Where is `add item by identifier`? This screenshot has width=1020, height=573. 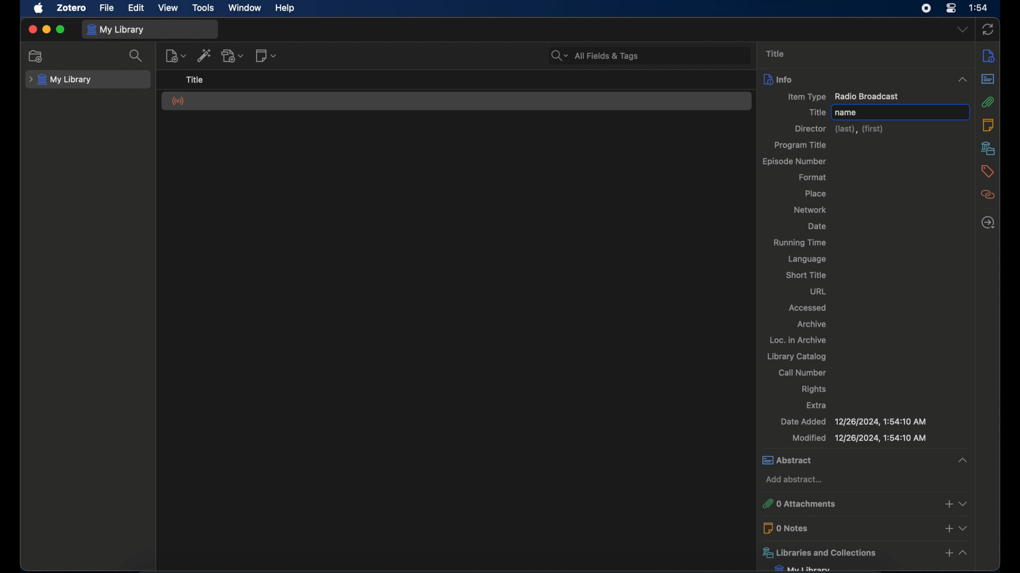 add item by identifier is located at coordinates (205, 55).